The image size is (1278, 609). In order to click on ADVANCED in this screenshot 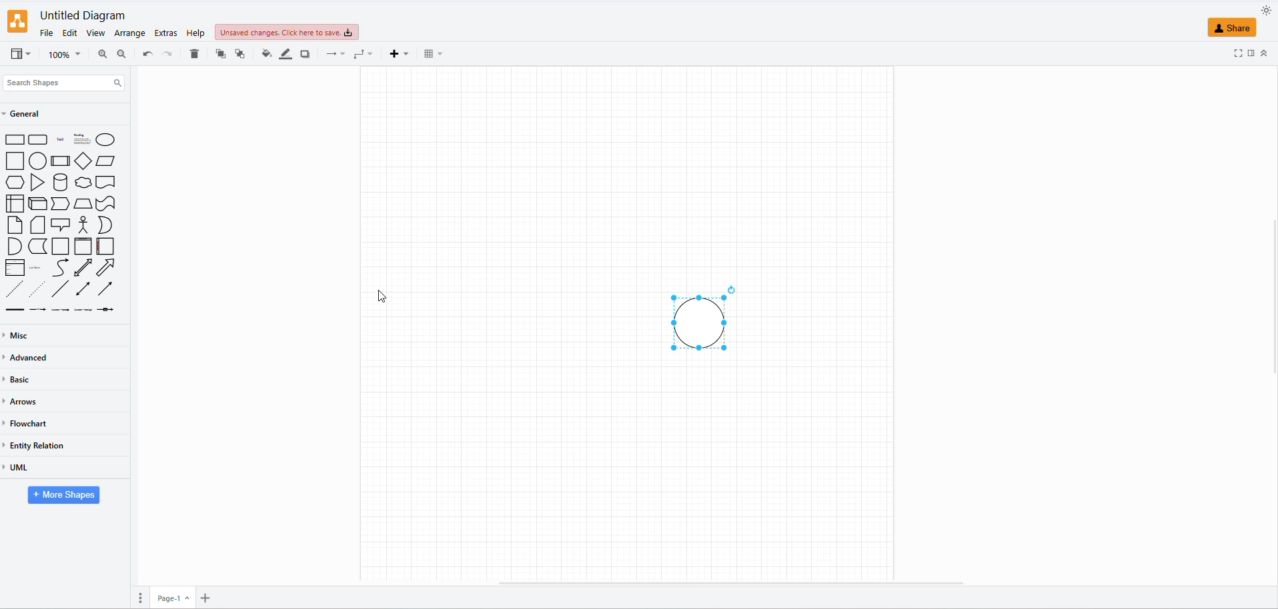, I will do `click(30, 357)`.